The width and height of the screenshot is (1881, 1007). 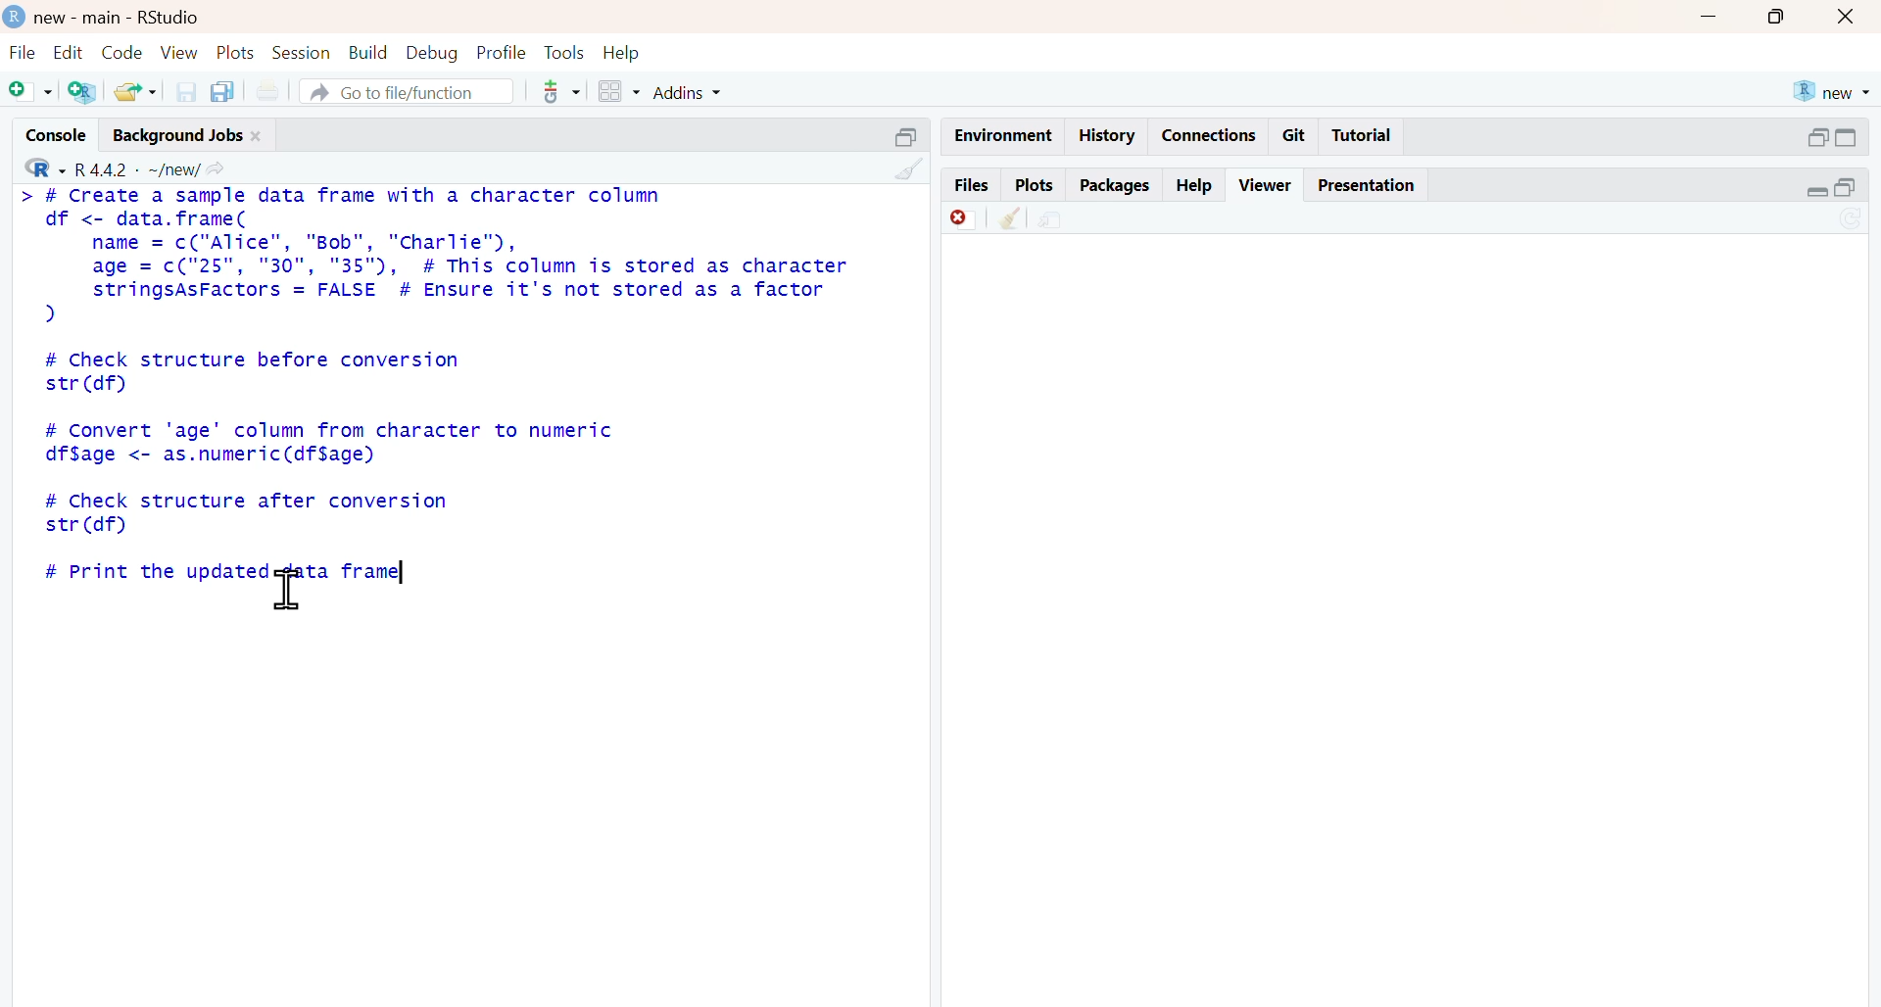 What do you see at coordinates (406, 92) in the screenshot?
I see `go to file/function` at bounding box center [406, 92].